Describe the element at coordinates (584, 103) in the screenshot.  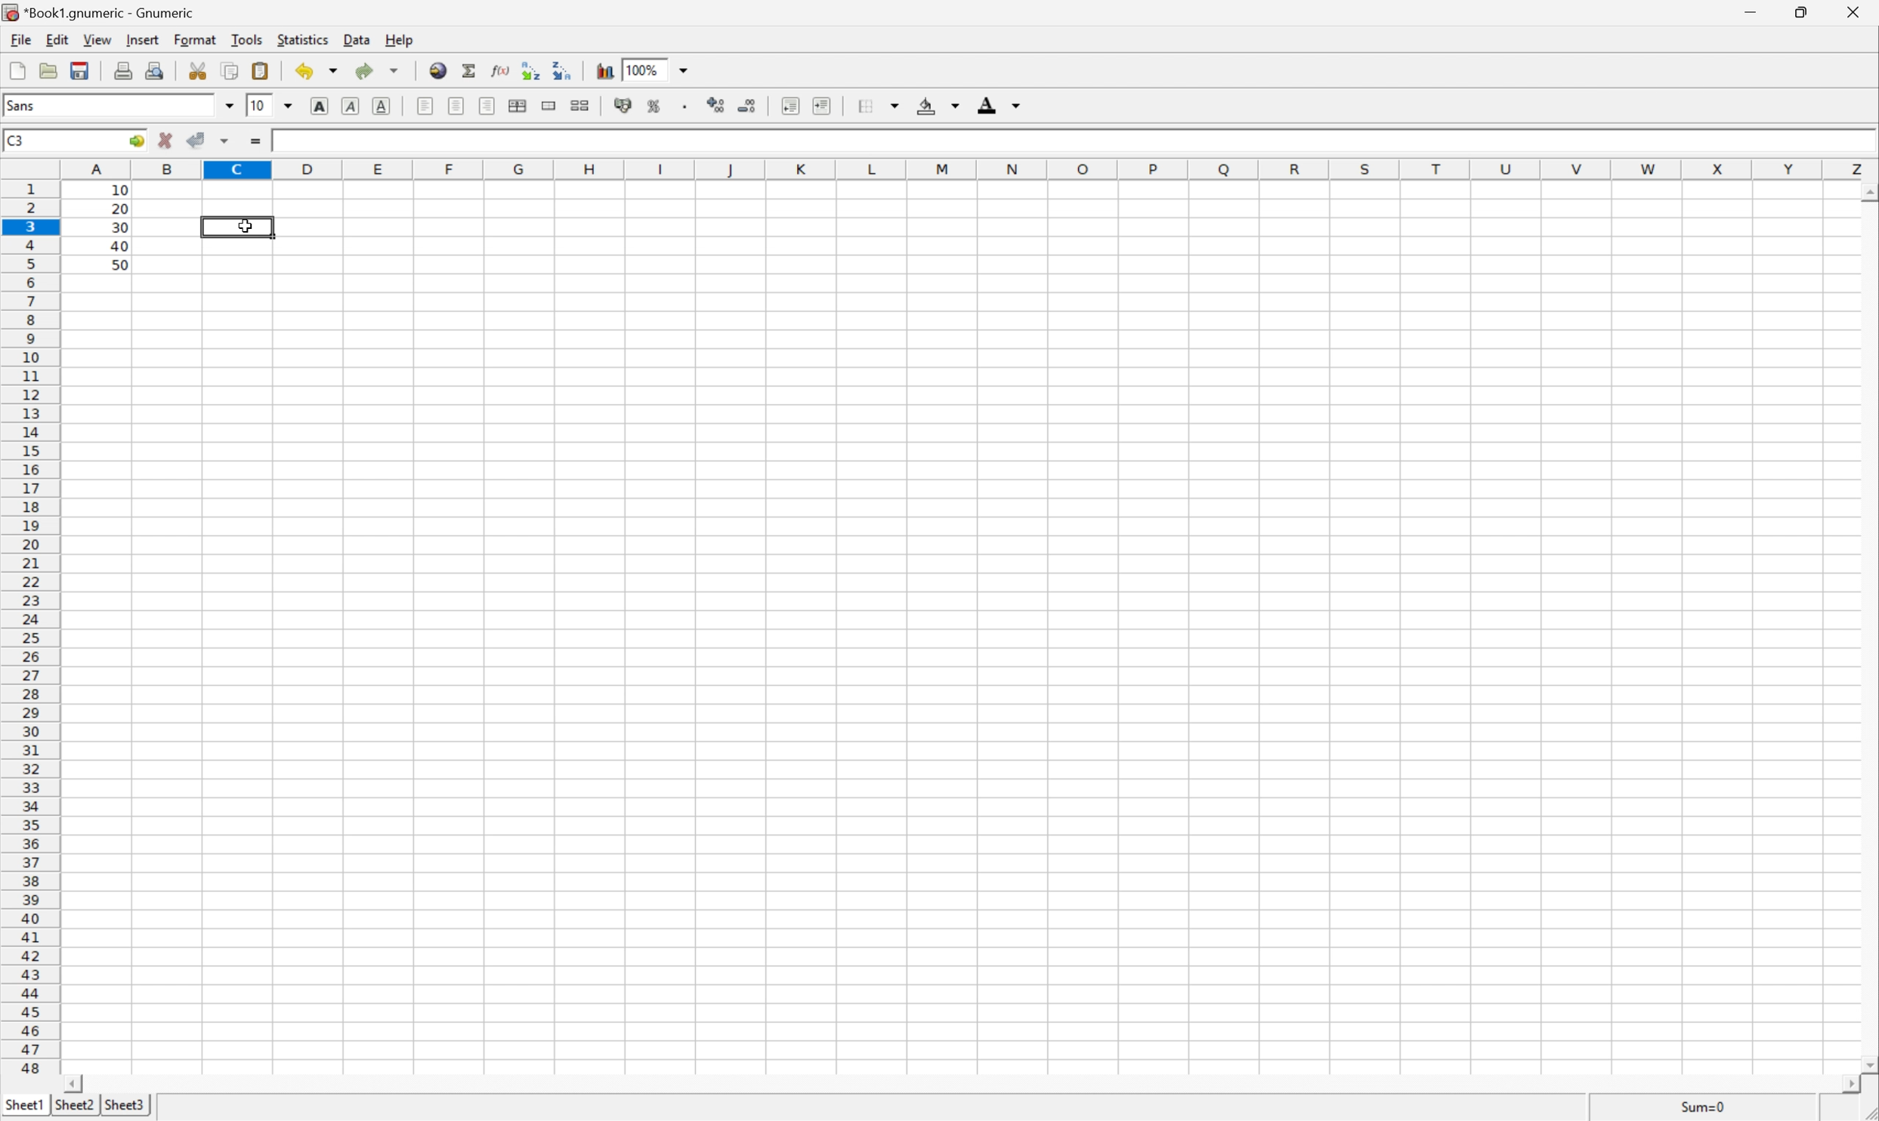
I see `Split merged ranges of cells` at that location.